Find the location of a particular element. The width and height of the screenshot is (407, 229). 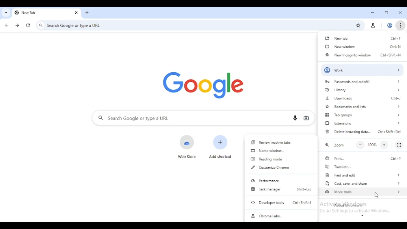

bookmark this tab is located at coordinates (358, 25).